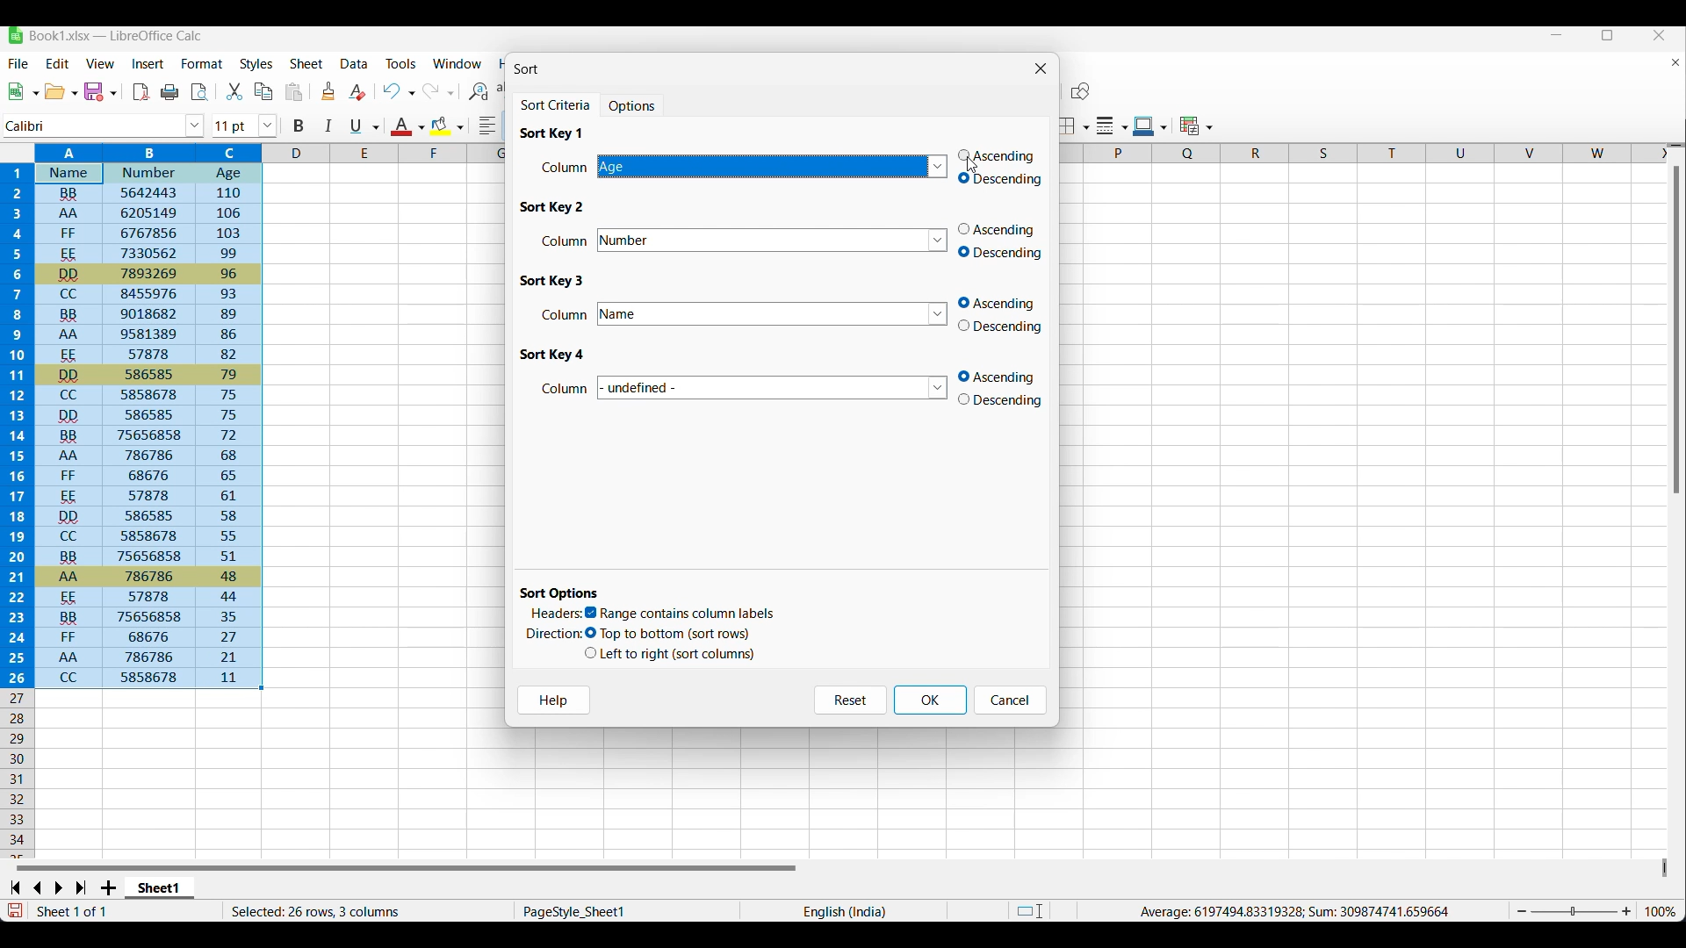 Image resolution: width=1686 pixels, height=948 pixels. I want to click on Go to first sheet, so click(14, 887).